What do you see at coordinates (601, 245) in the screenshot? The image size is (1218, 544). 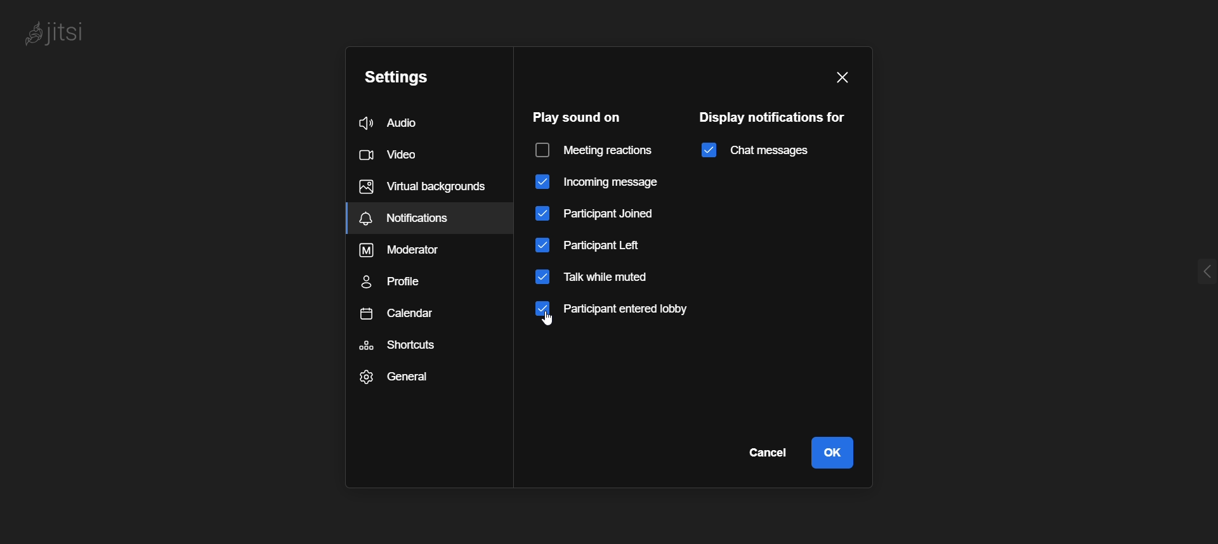 I see `participant left` at bounding box center [601, 245].